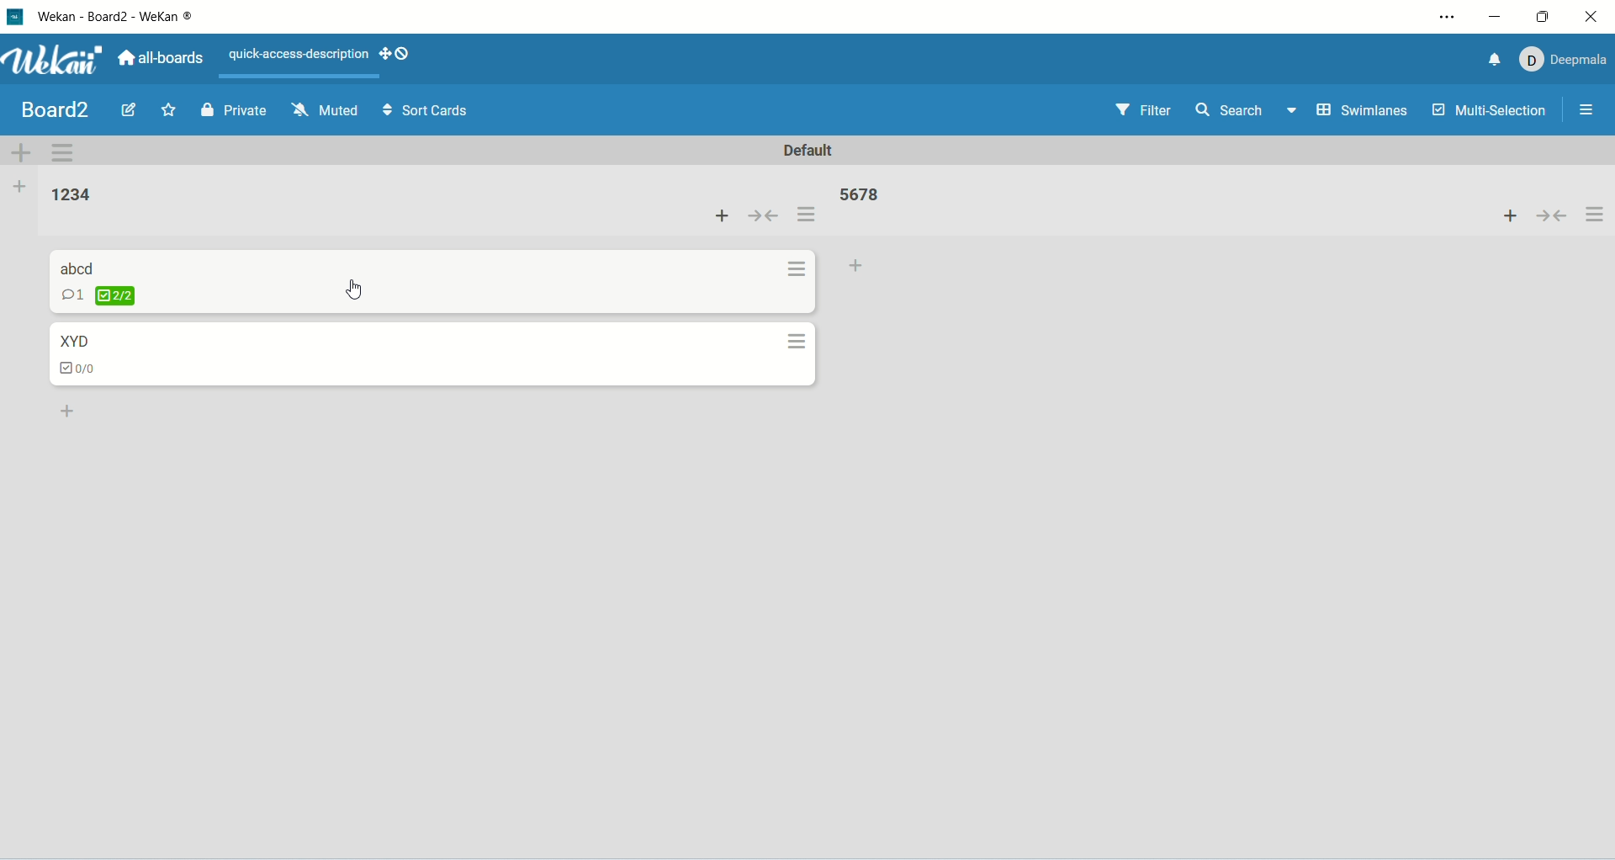 This screenshot has width=1615, height=860. I want to click on maximize, so click(1540, 17).